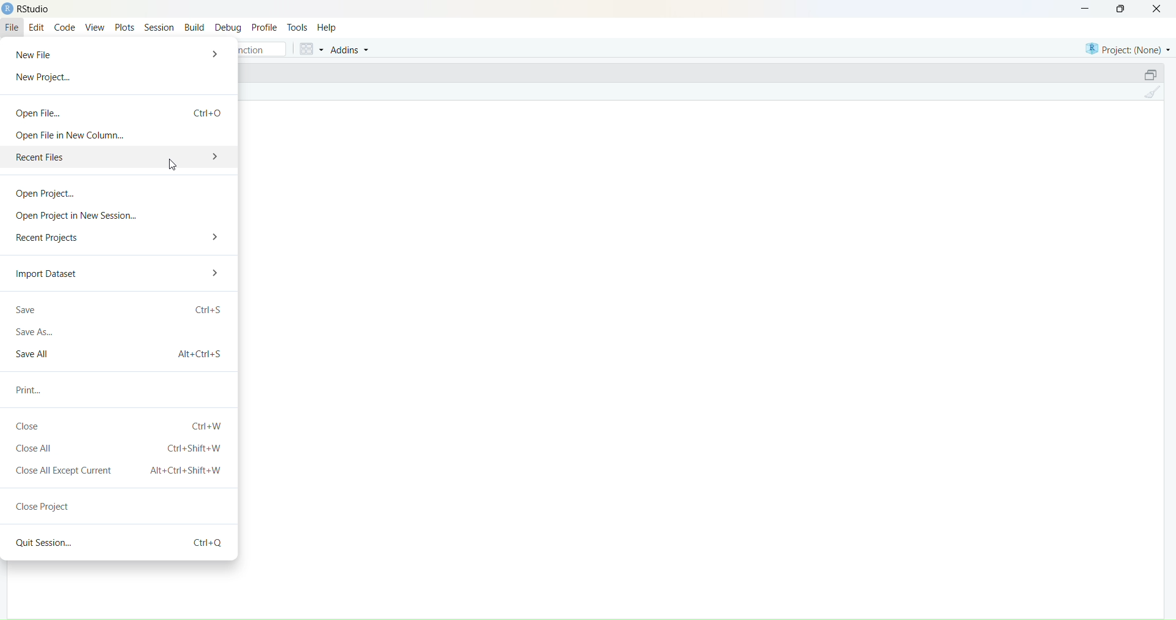  Describe the element at coordinates (50, 239) in the screenshot. I see `Recent Projects` at that location.